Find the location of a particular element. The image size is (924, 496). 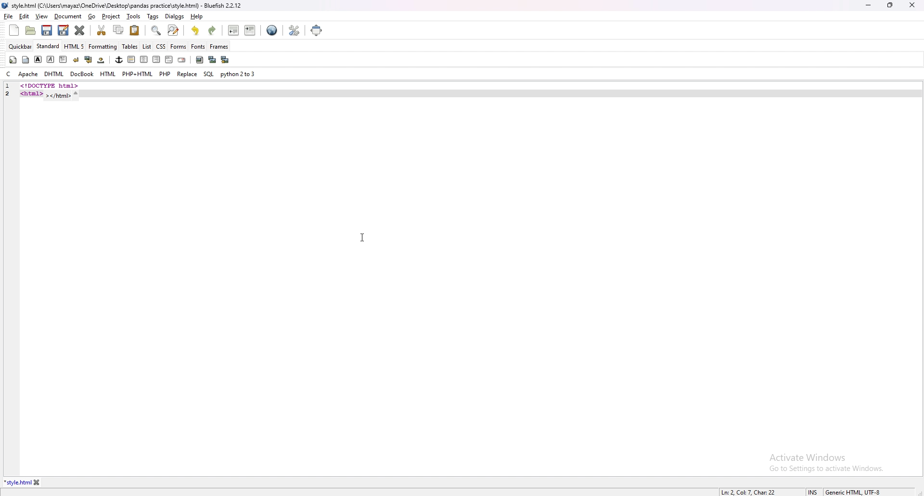

standard is located at coordinates (49, 46).